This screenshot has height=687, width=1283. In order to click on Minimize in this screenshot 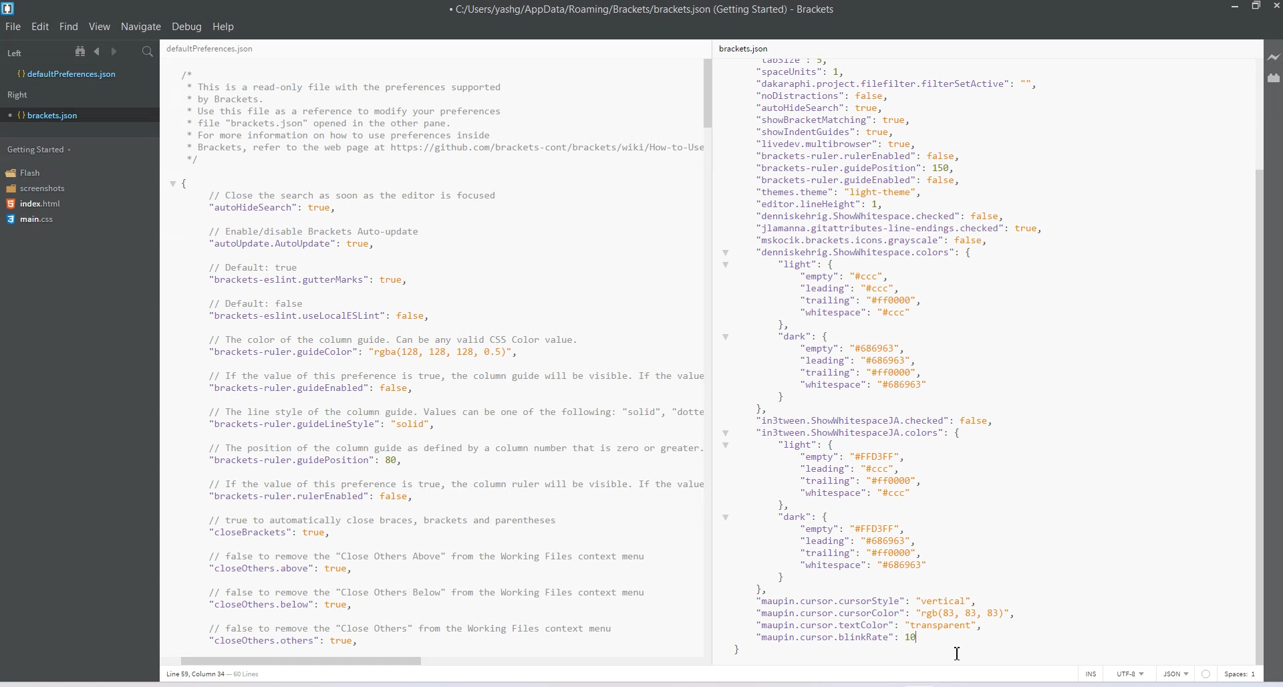, I will do `click(1236, 7)`.